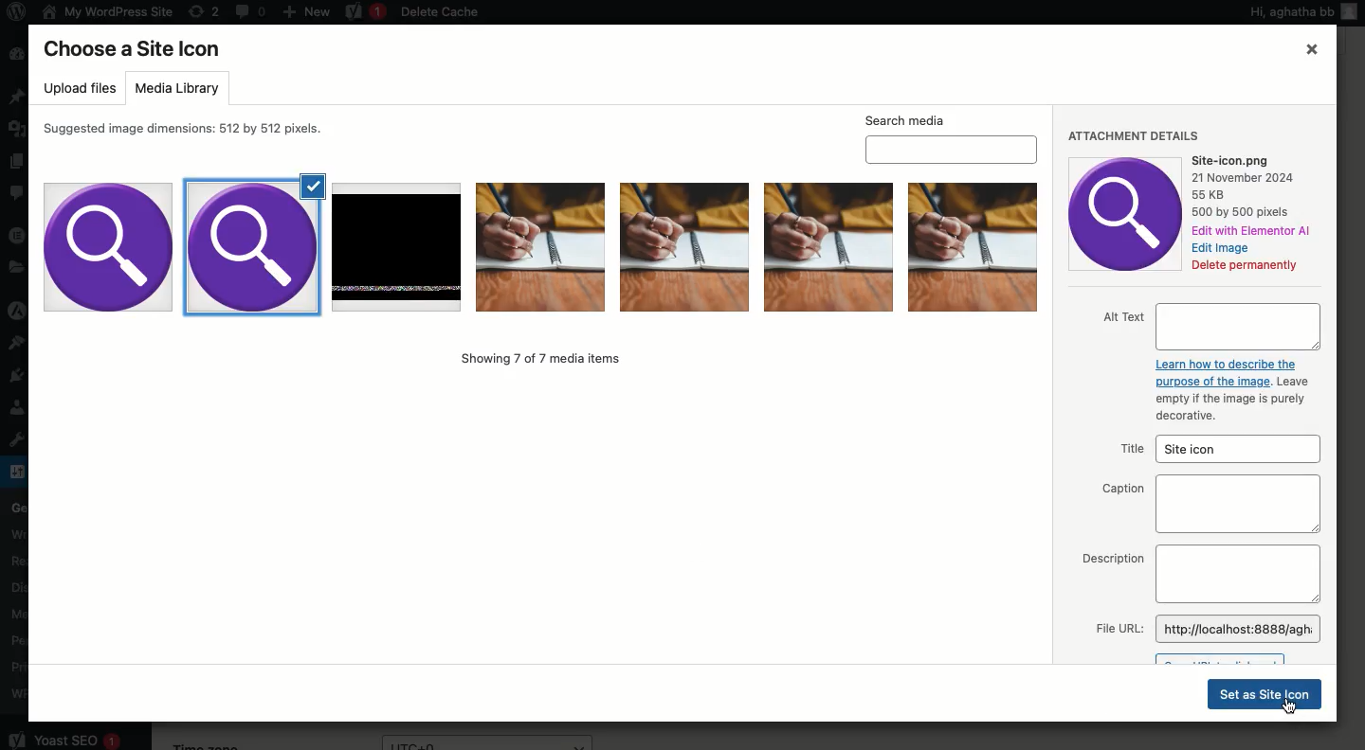 This screenshot has height=750, width=1365. I want to click on Delete cache, so click(442, 13).